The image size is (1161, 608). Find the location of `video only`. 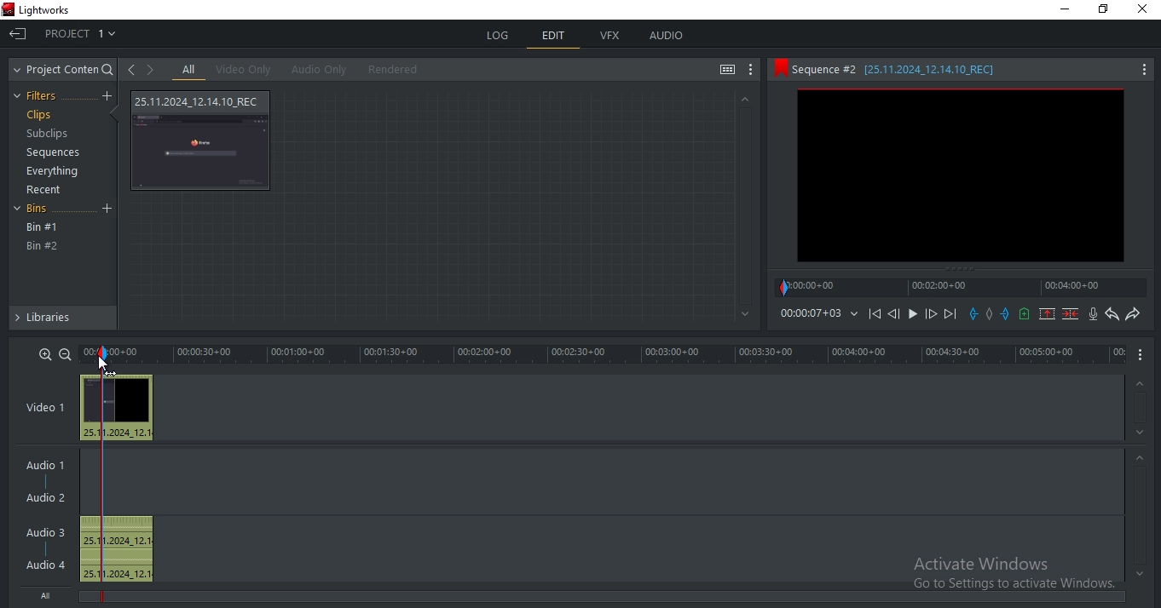

video only is located at coordinates (243, 70).